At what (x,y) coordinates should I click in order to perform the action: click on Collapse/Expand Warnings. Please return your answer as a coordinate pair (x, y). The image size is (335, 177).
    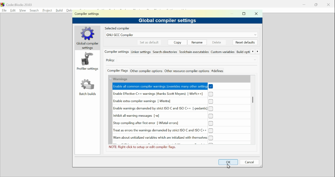
    Looking at the image, I should click on (119, 79).